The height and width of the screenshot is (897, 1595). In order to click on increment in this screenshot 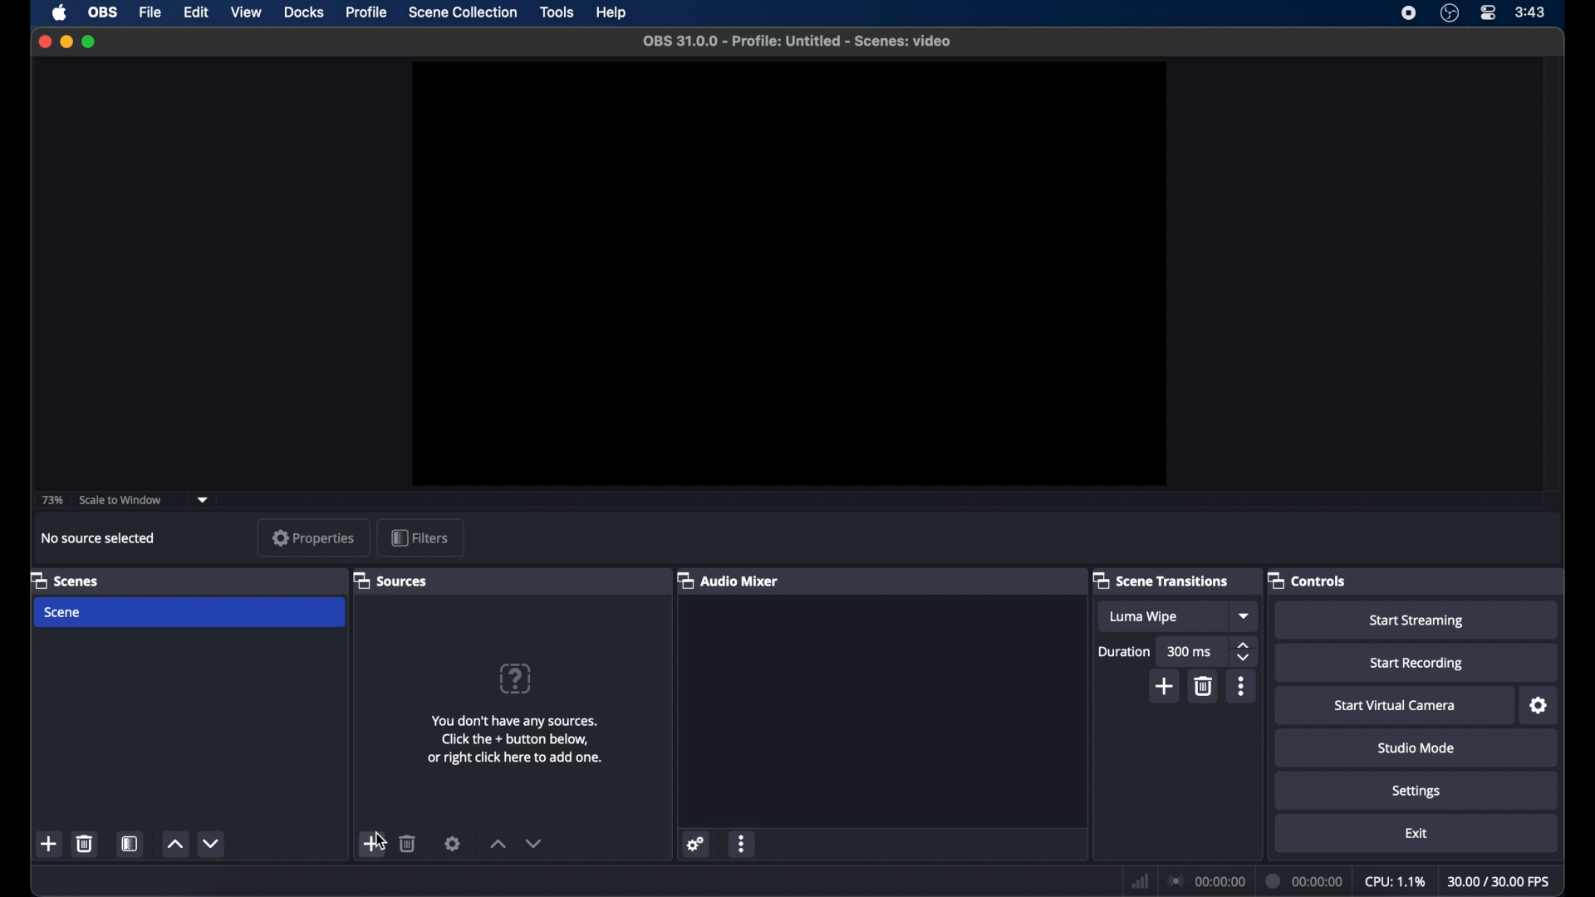, I will do `click(498, 845)`.